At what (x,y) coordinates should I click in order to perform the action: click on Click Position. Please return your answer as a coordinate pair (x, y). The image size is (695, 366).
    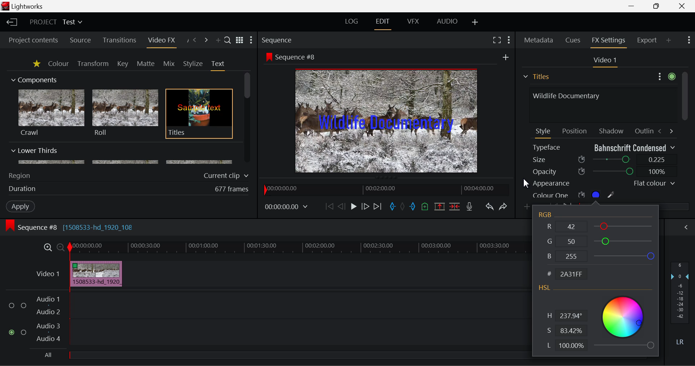
    Looking at the image, I should click on (527, 184).